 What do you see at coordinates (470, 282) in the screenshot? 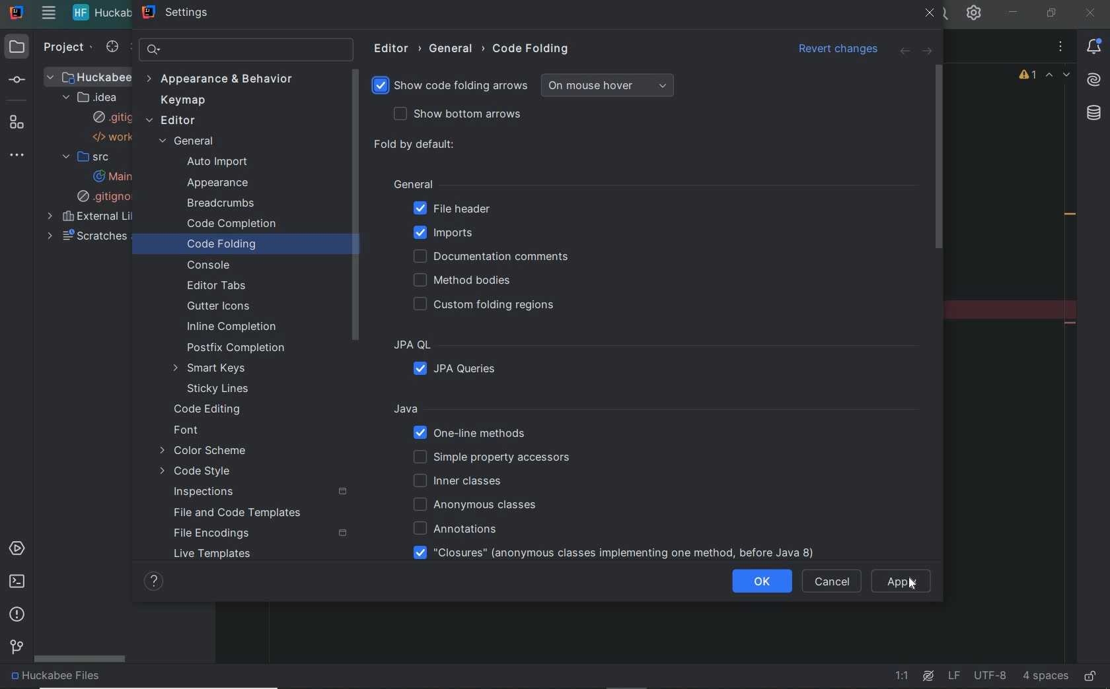
I see `method bodies` at bounding box center [470, 282].